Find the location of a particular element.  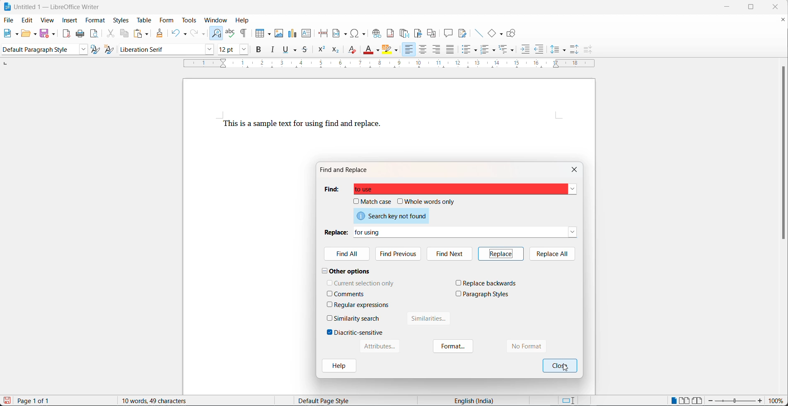

superscript is located at coordinates (321, 51).